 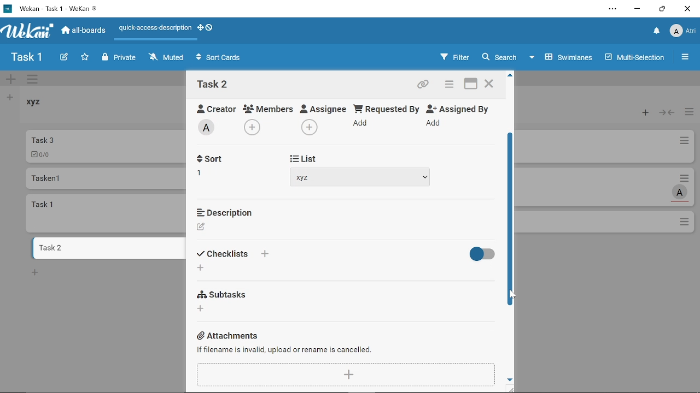 I want to click on Add, so click(x=435, y=123).